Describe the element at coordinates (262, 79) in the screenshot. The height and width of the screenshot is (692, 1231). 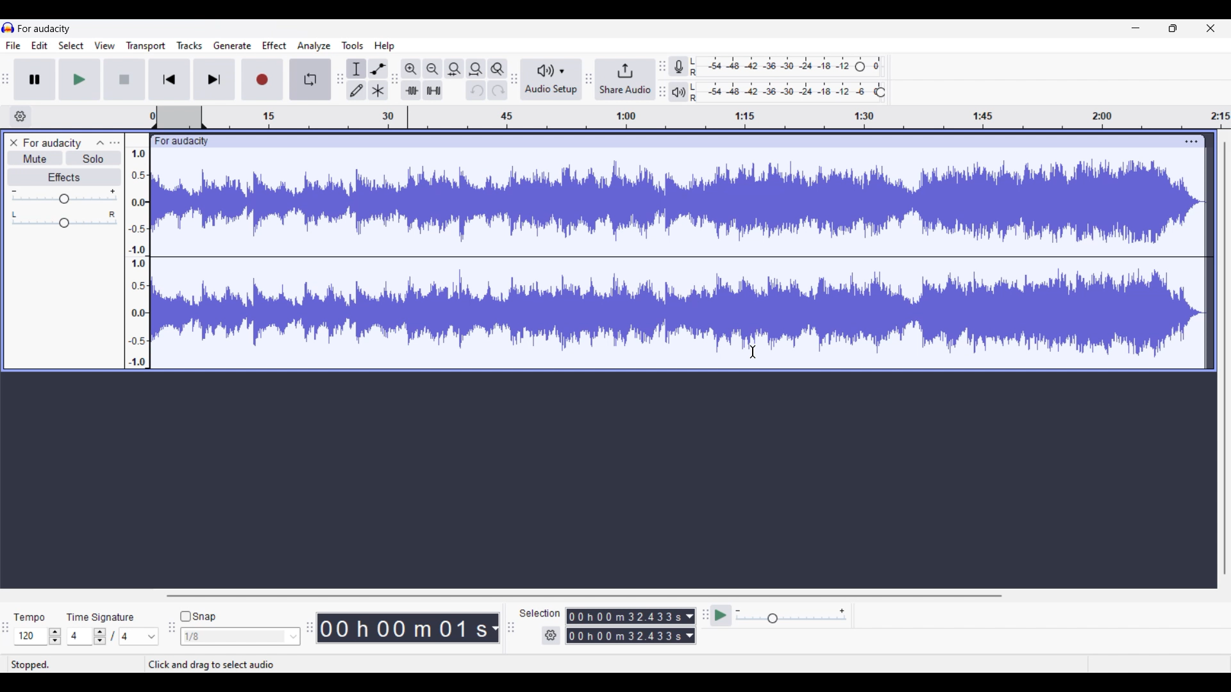
I see `Record/Record new track` at that location.